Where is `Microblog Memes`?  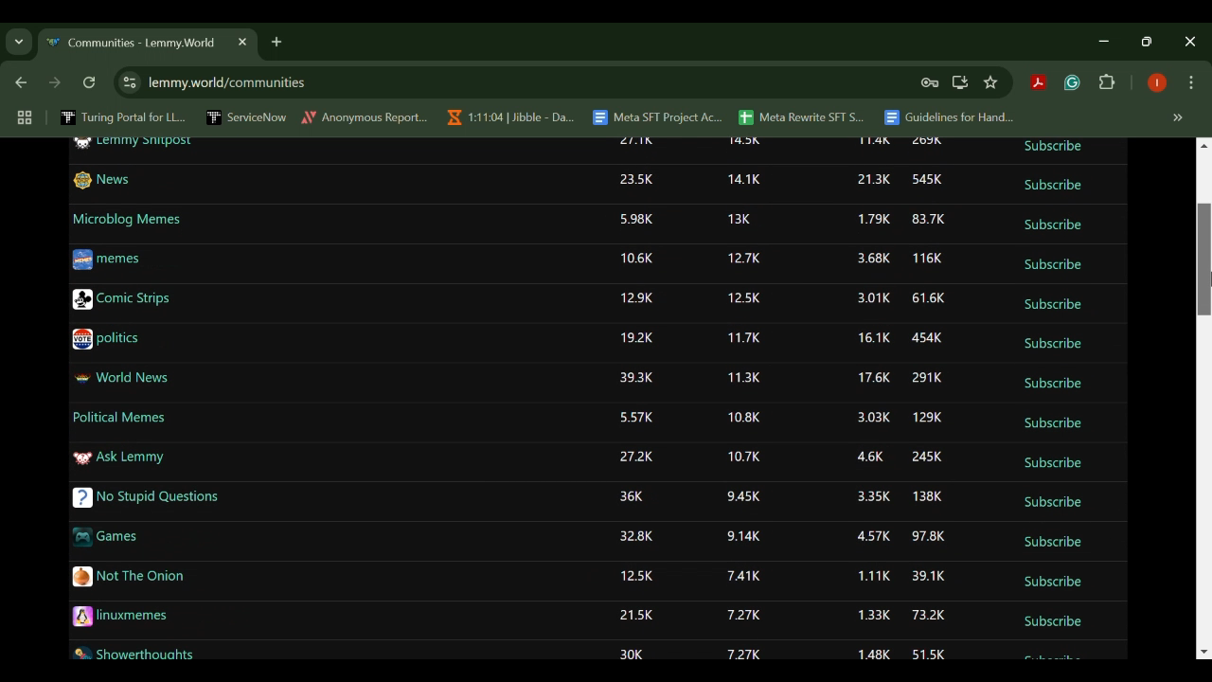
Microblog Memes is located at coordinates (128, 220).